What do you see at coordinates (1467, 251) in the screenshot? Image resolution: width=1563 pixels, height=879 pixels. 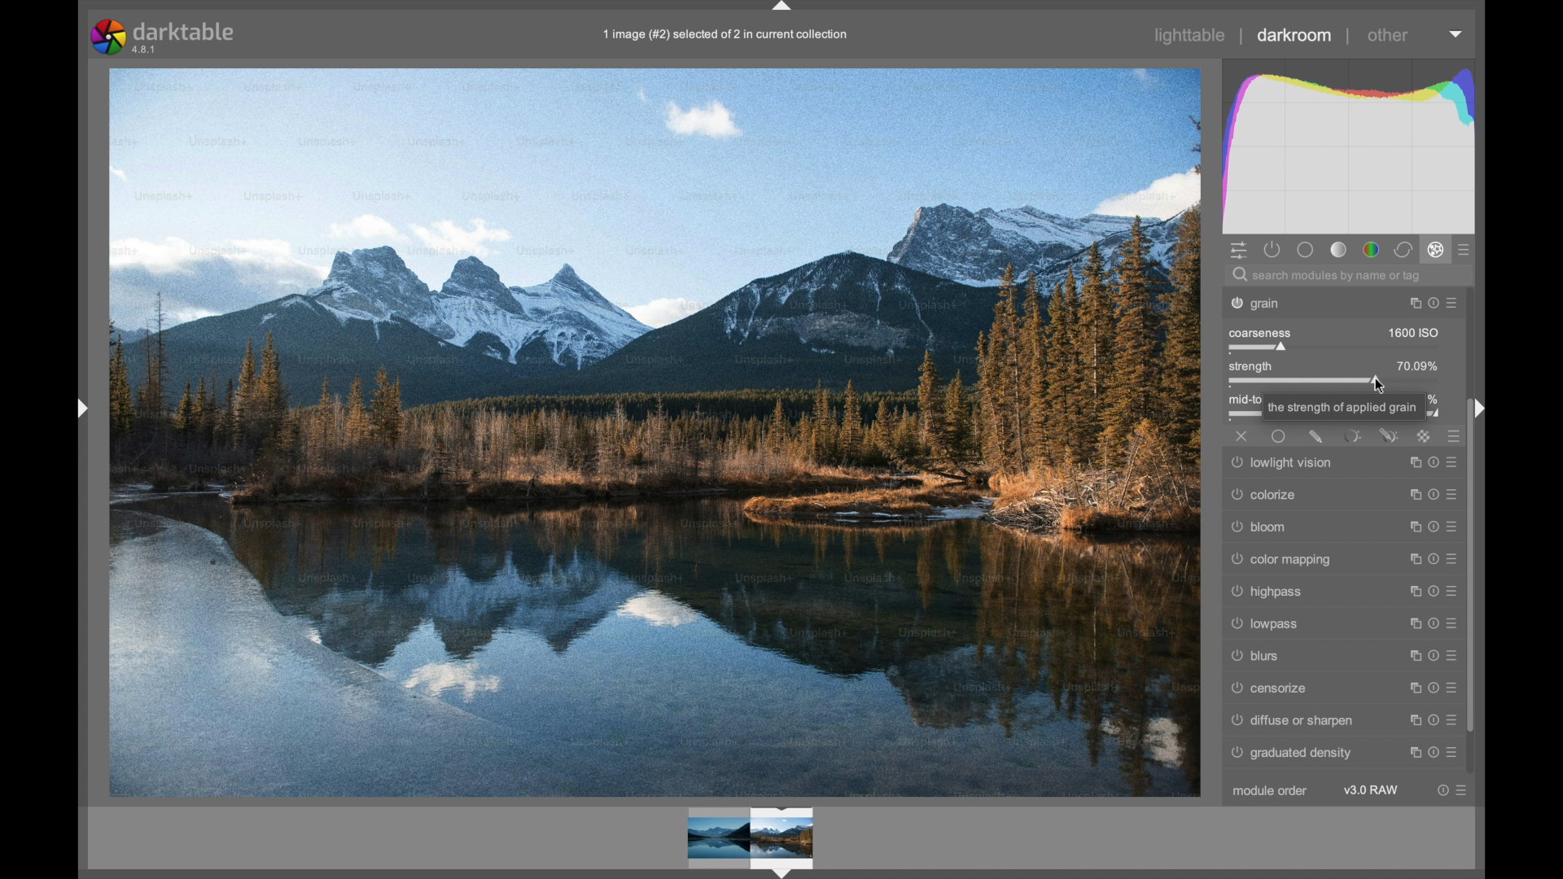 I see `presets` at bounding box center [1467, 251].